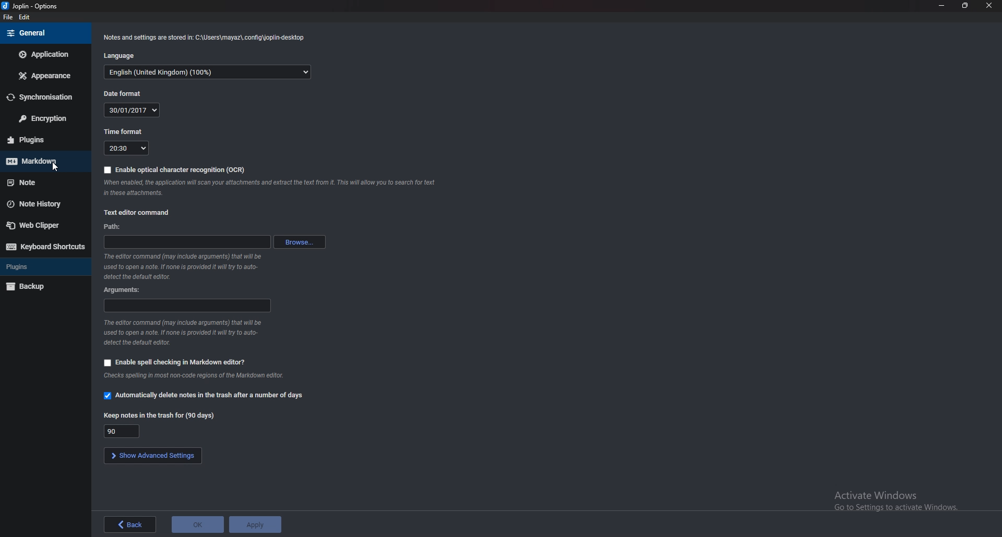 The image size is (1002, 537). I want to click on the editor command (may include arguments) that will be used to open a note. If none is provided it will try to auto-detect the default editor., so click(202, 267).